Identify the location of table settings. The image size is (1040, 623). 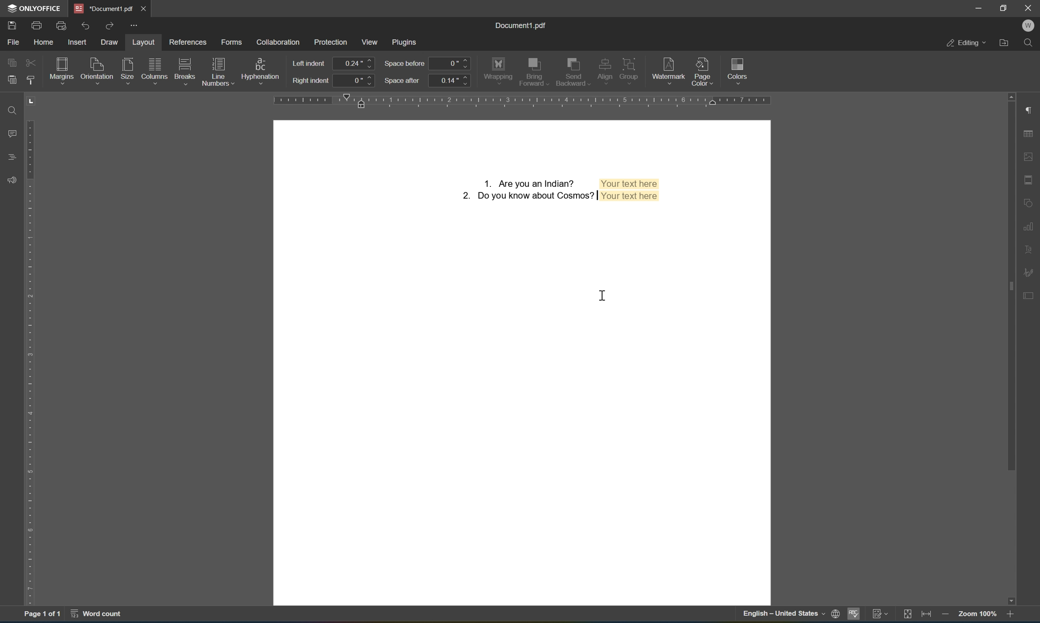
(1031, 135).